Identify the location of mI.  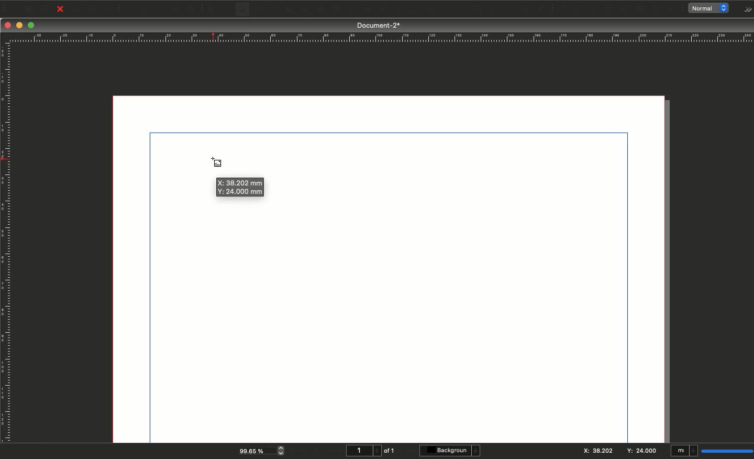
(684, 452).